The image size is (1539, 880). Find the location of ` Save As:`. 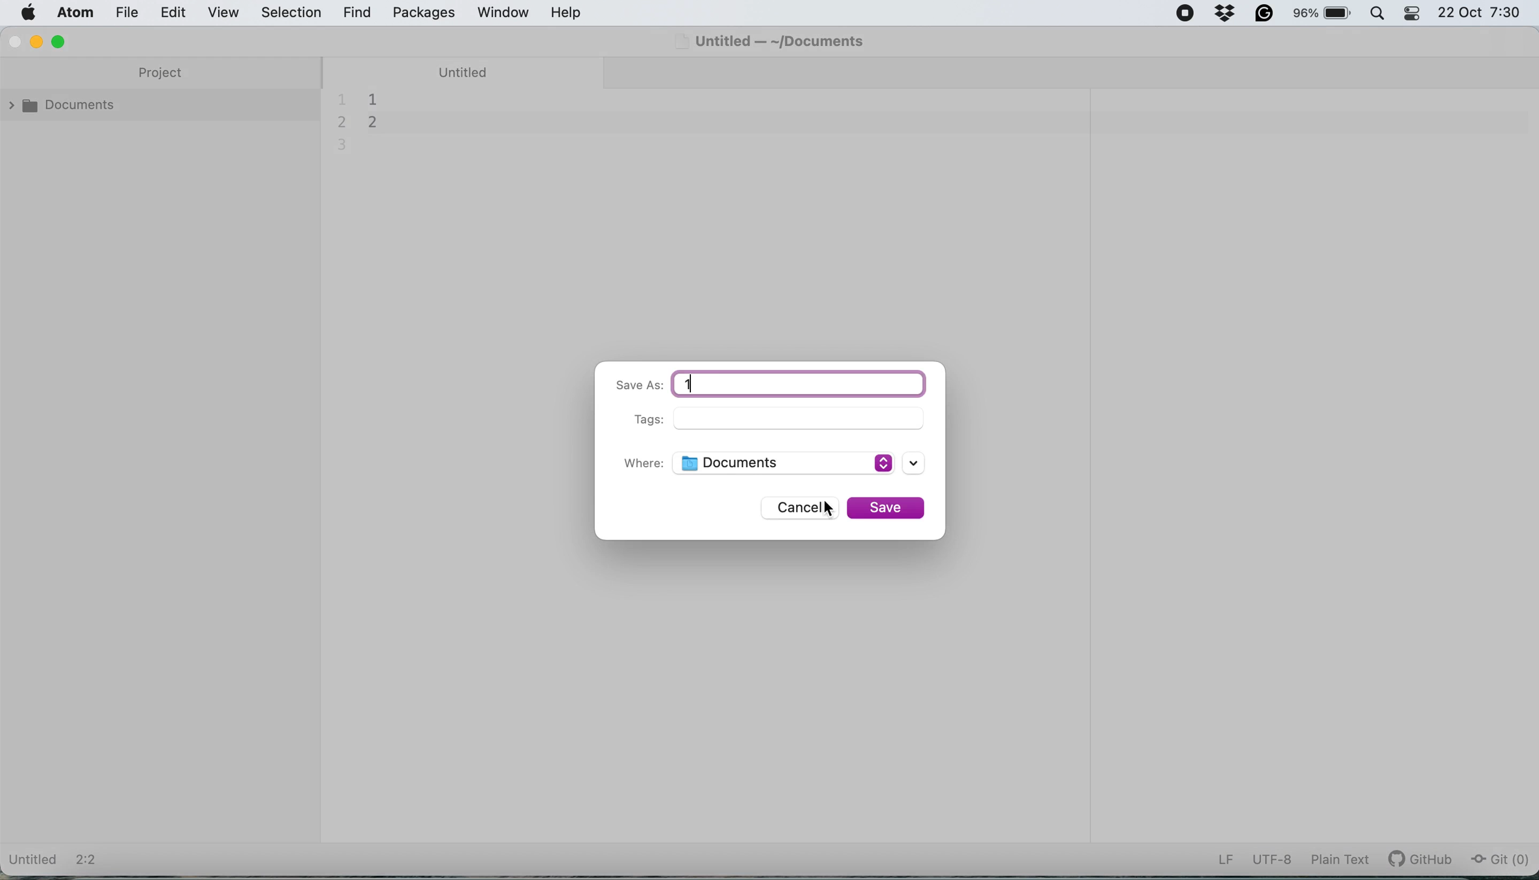

 Save As: is located at coordinates (636, 386).